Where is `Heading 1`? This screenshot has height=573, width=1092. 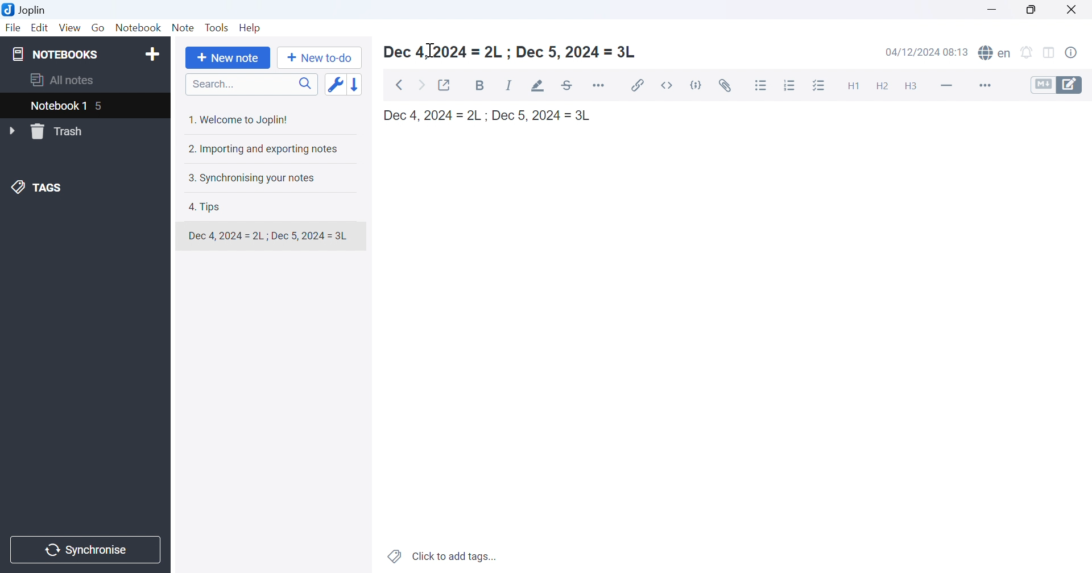 Heading 1 is located at coordinates (853, 85).